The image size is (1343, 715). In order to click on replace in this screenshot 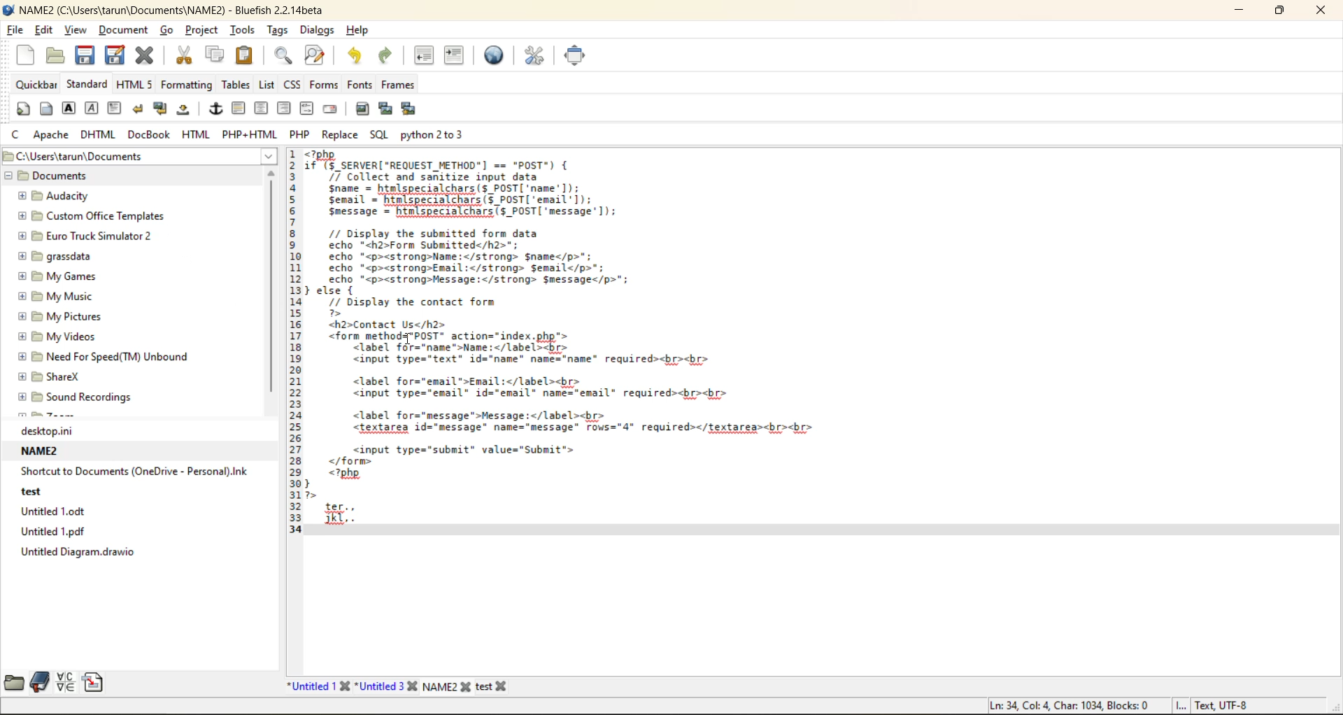, I will do `click(342, 134)`.